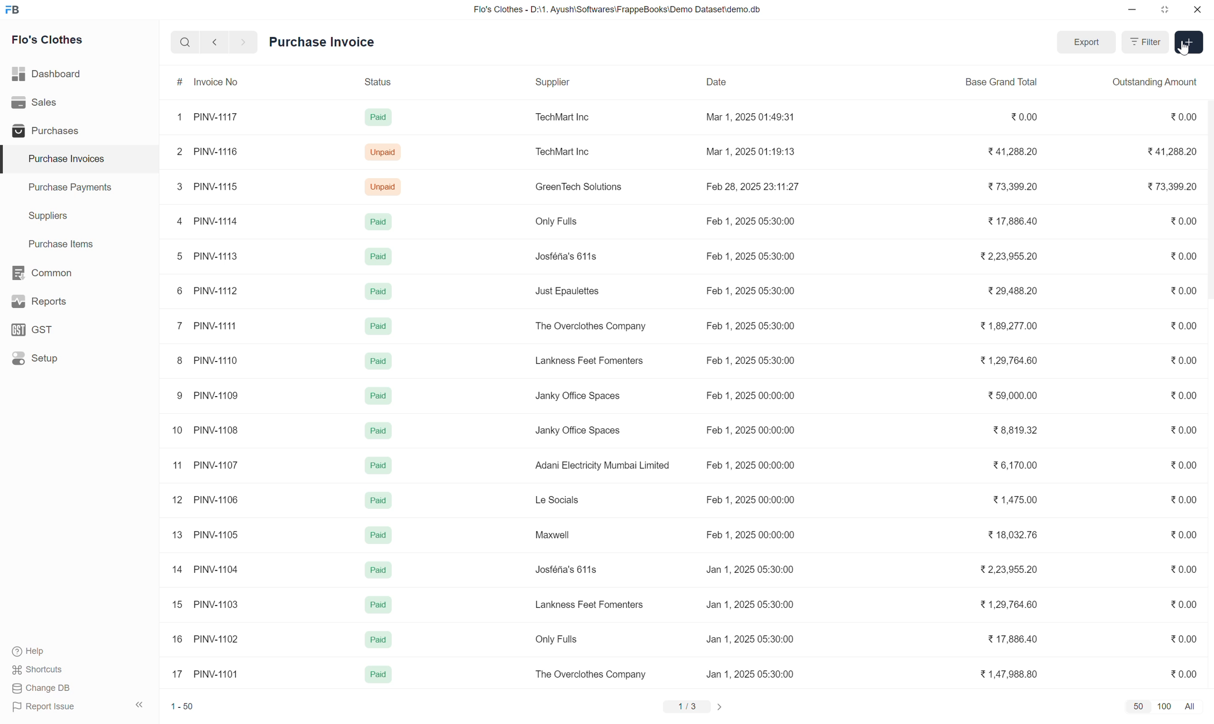  Describe the element at coordinates (1008, 326) in the screenshot. I see `1,89,277.00` at that location.